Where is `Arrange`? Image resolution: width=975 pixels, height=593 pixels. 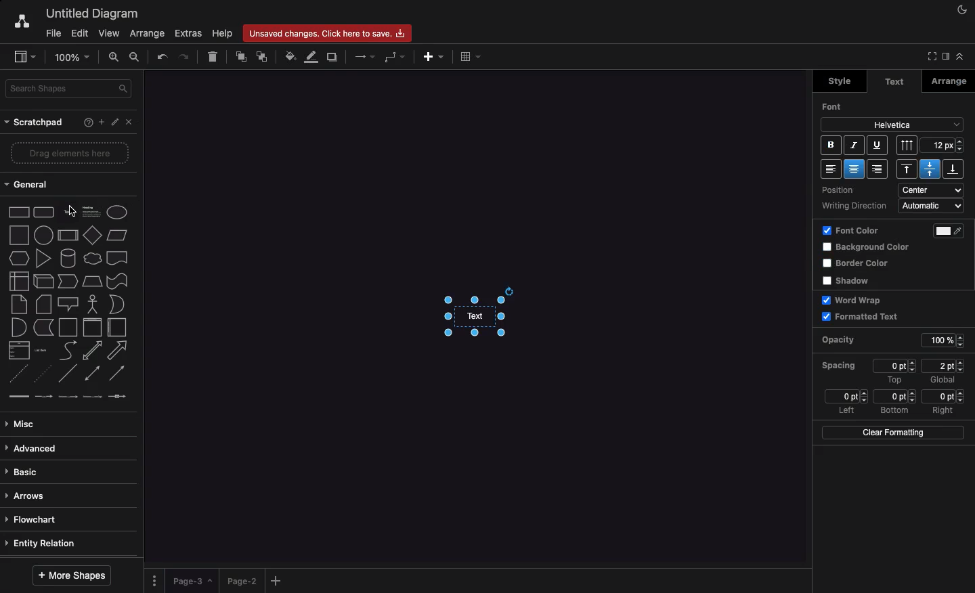
Arrange is located at coordinates (145, 34).